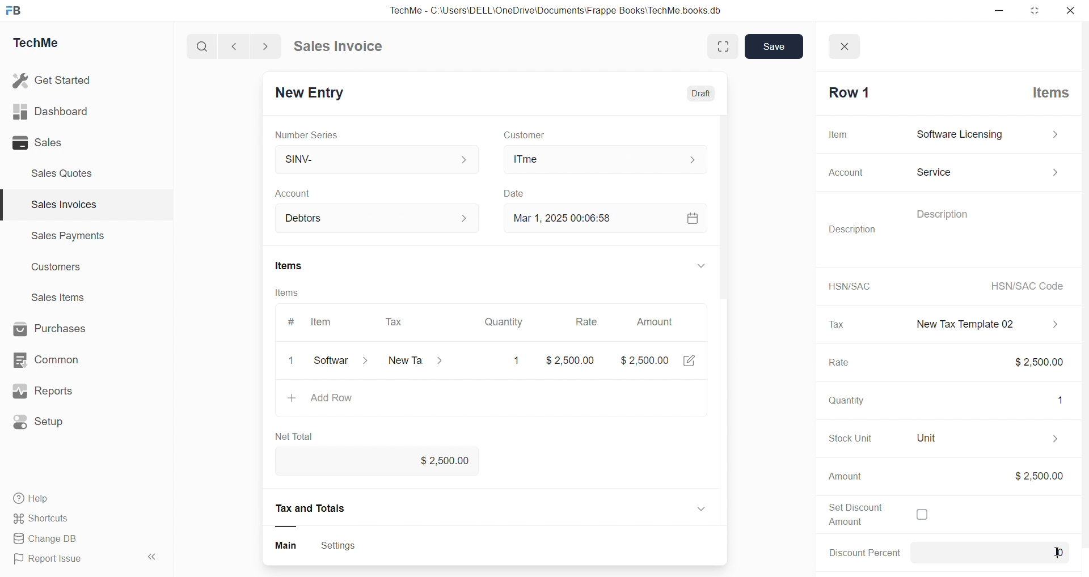 The image size is (1089, 577). Describe the element at coordinates (847, 286) in the screenshot. I see `HSN/SAC` at that location.